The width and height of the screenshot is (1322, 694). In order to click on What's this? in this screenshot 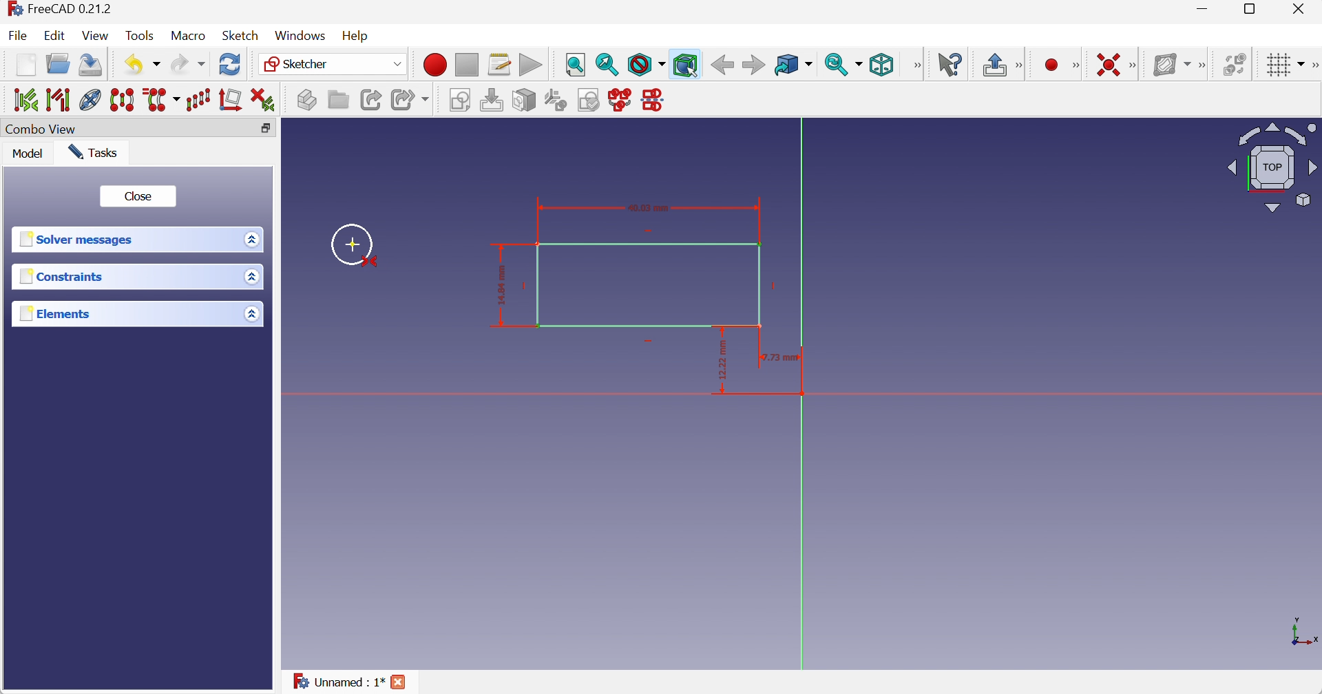, I will do `click(950, 64)`.